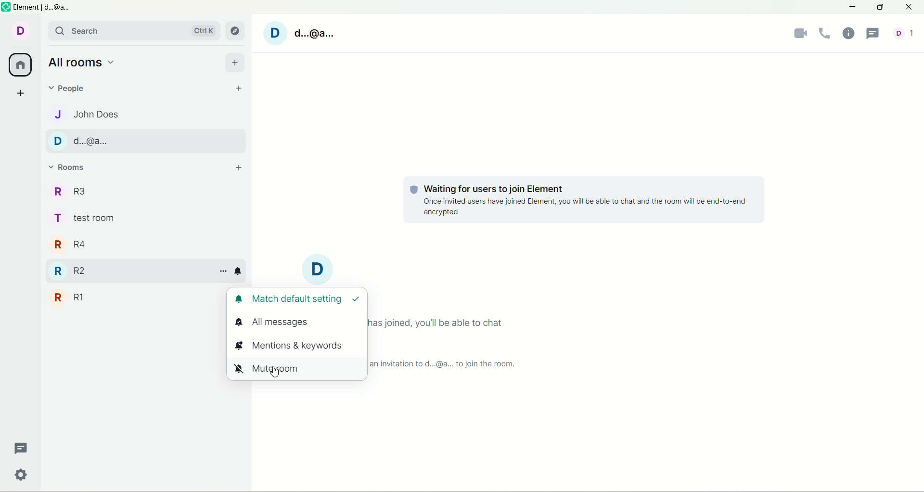 The height and width of the screenshot is (492, 924). What do you see at coordinates (296, 344) in the screenshot?
I see `mentions and keywords` at bounding box center [296, 344].